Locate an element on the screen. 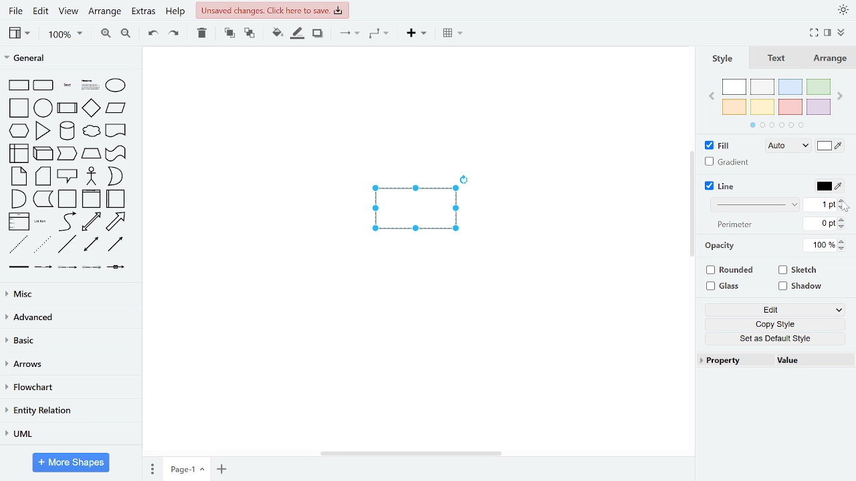 Image resolution: width=856 pixels, height=481 pixels. more shapes is located at coordinates (71, 462).